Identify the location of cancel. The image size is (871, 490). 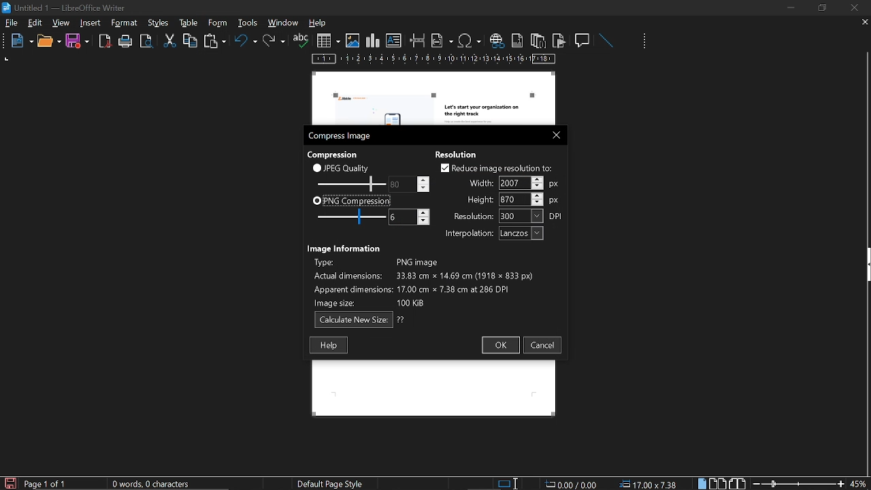
(543, 345).